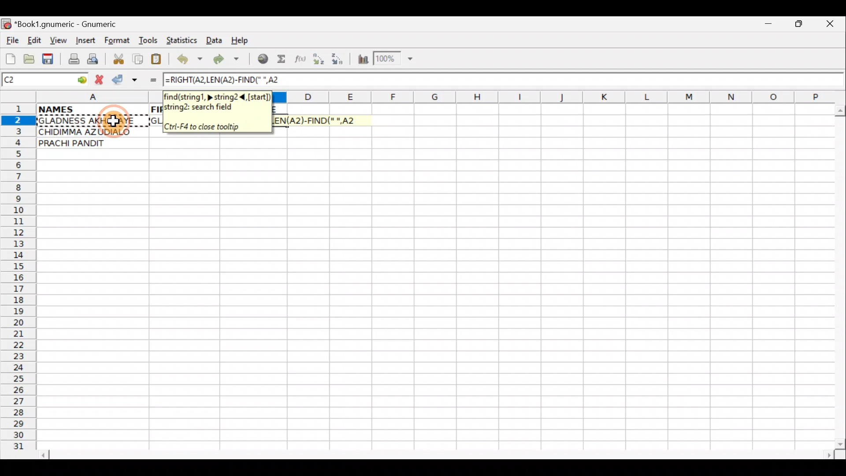 The image size is (846, 476). Describe the element at coordinates (82, 108) in the screenshot. I see `NAMES` at that location.